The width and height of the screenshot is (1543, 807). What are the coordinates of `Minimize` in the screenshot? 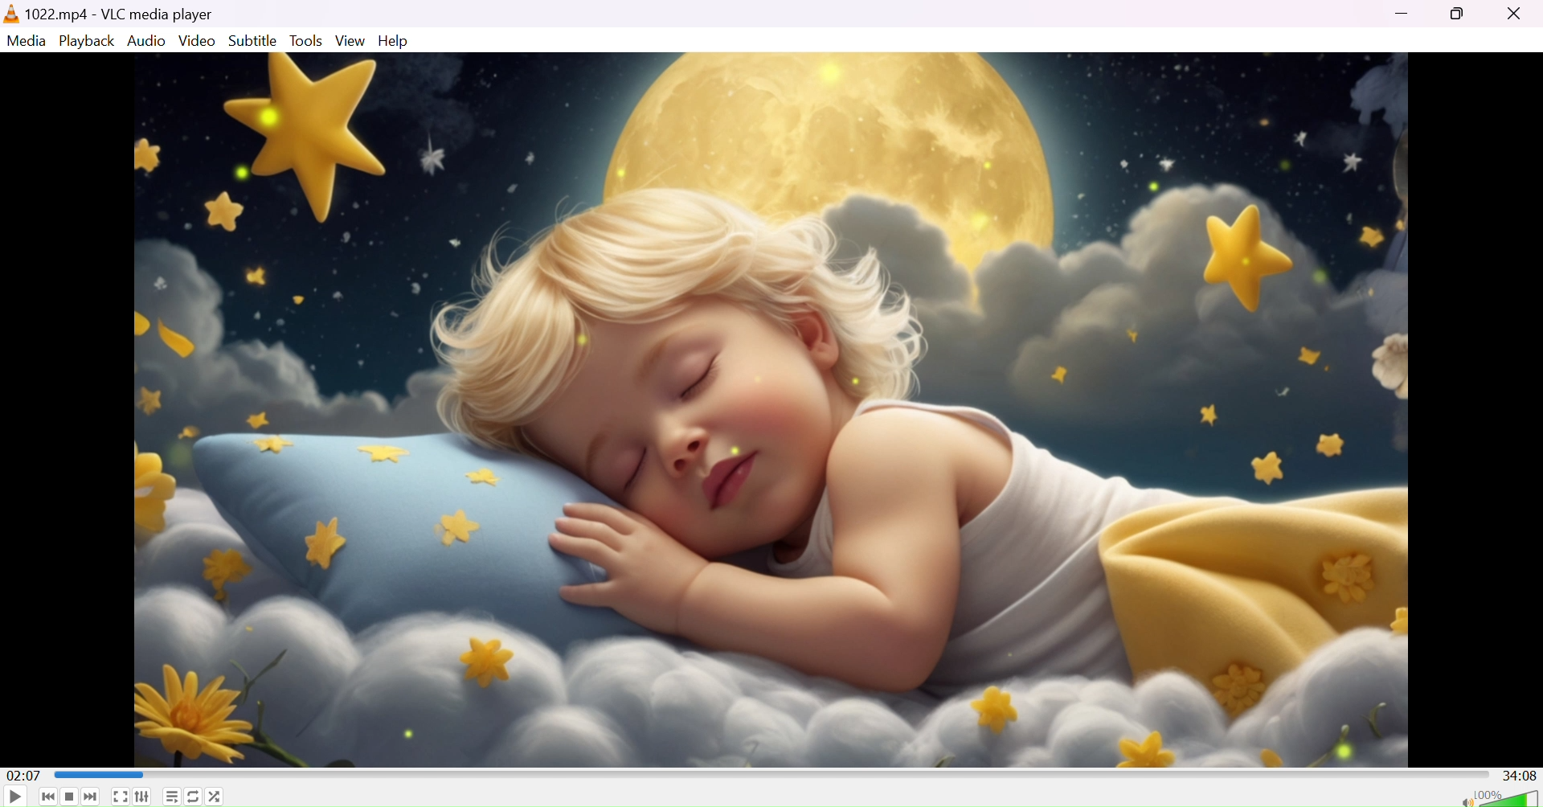 It's located at (1402, 11).